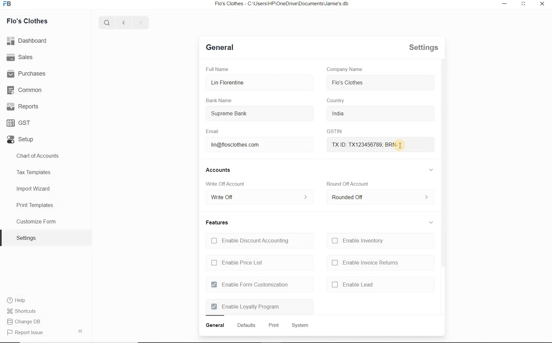 The height and width of the screenshot is (343, 552). Describe the element at coordinates (541, 4) in the screenshot. I see `close window` at that location.